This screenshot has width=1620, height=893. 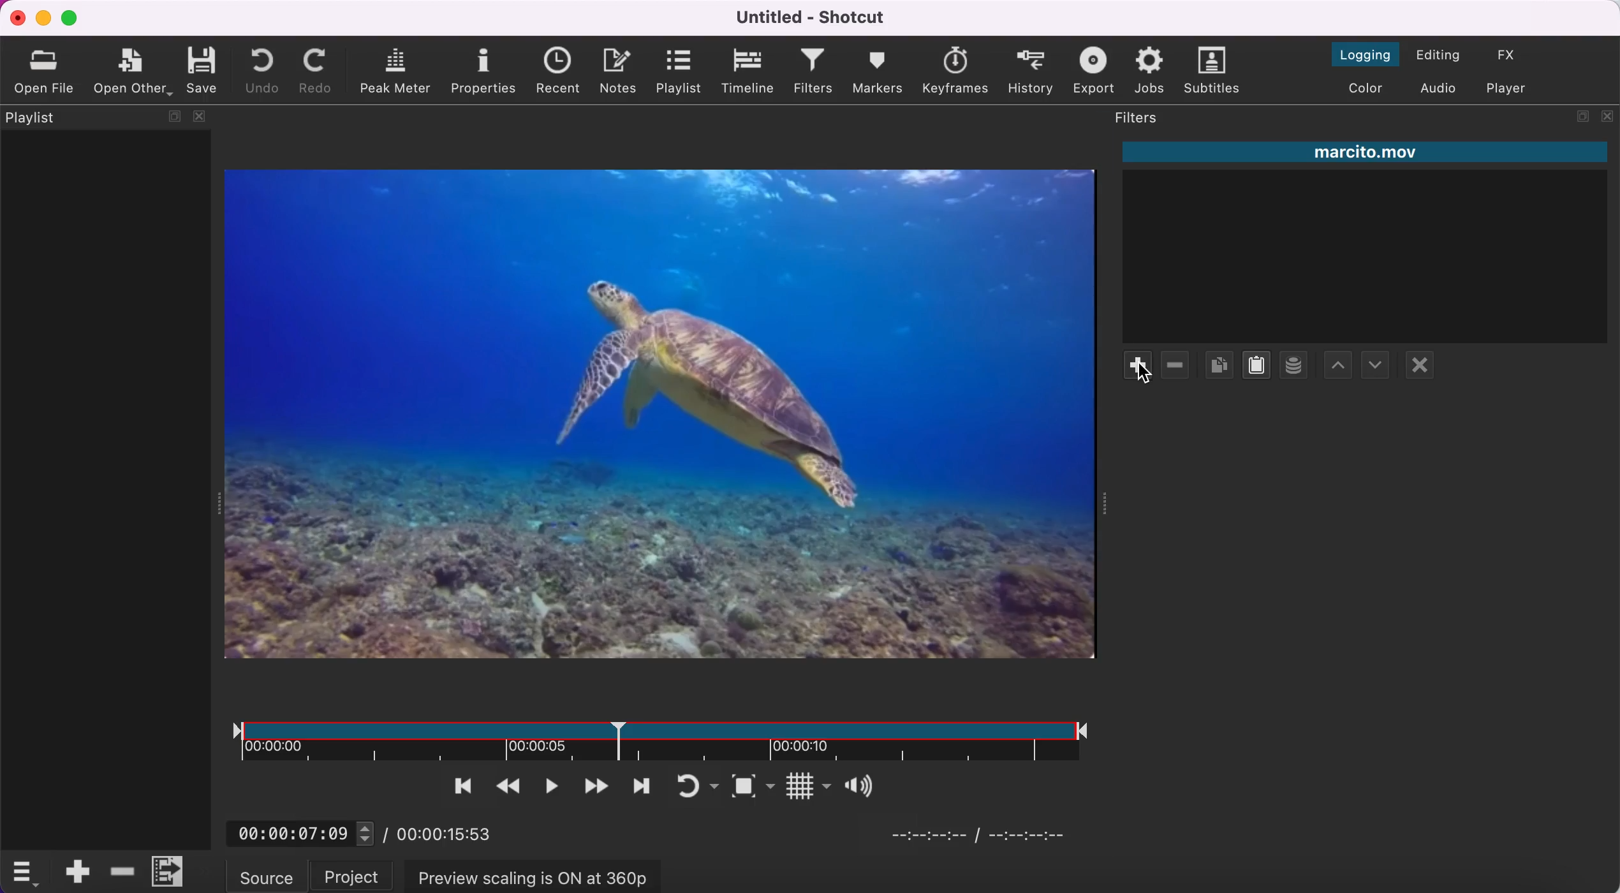 I want to click on timeline, so click(x=747, y=71).